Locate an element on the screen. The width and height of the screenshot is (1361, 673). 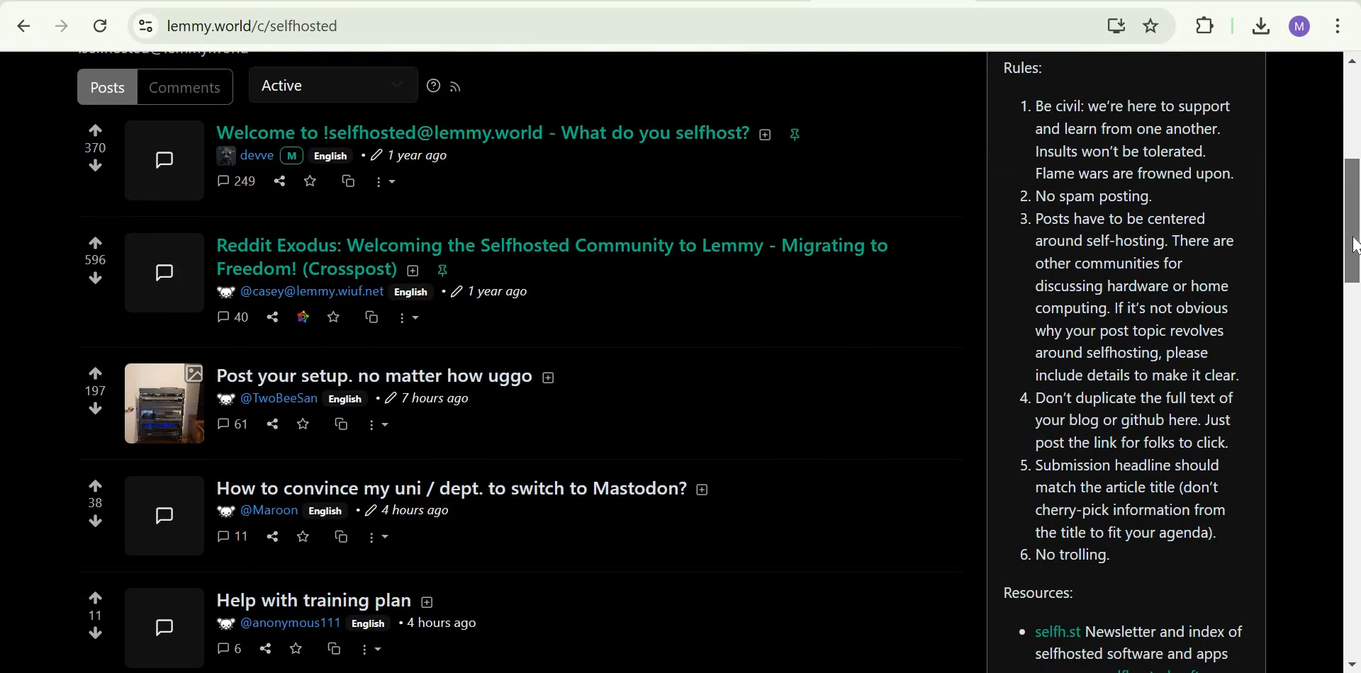
197 points is located at coordinates (96, 390).